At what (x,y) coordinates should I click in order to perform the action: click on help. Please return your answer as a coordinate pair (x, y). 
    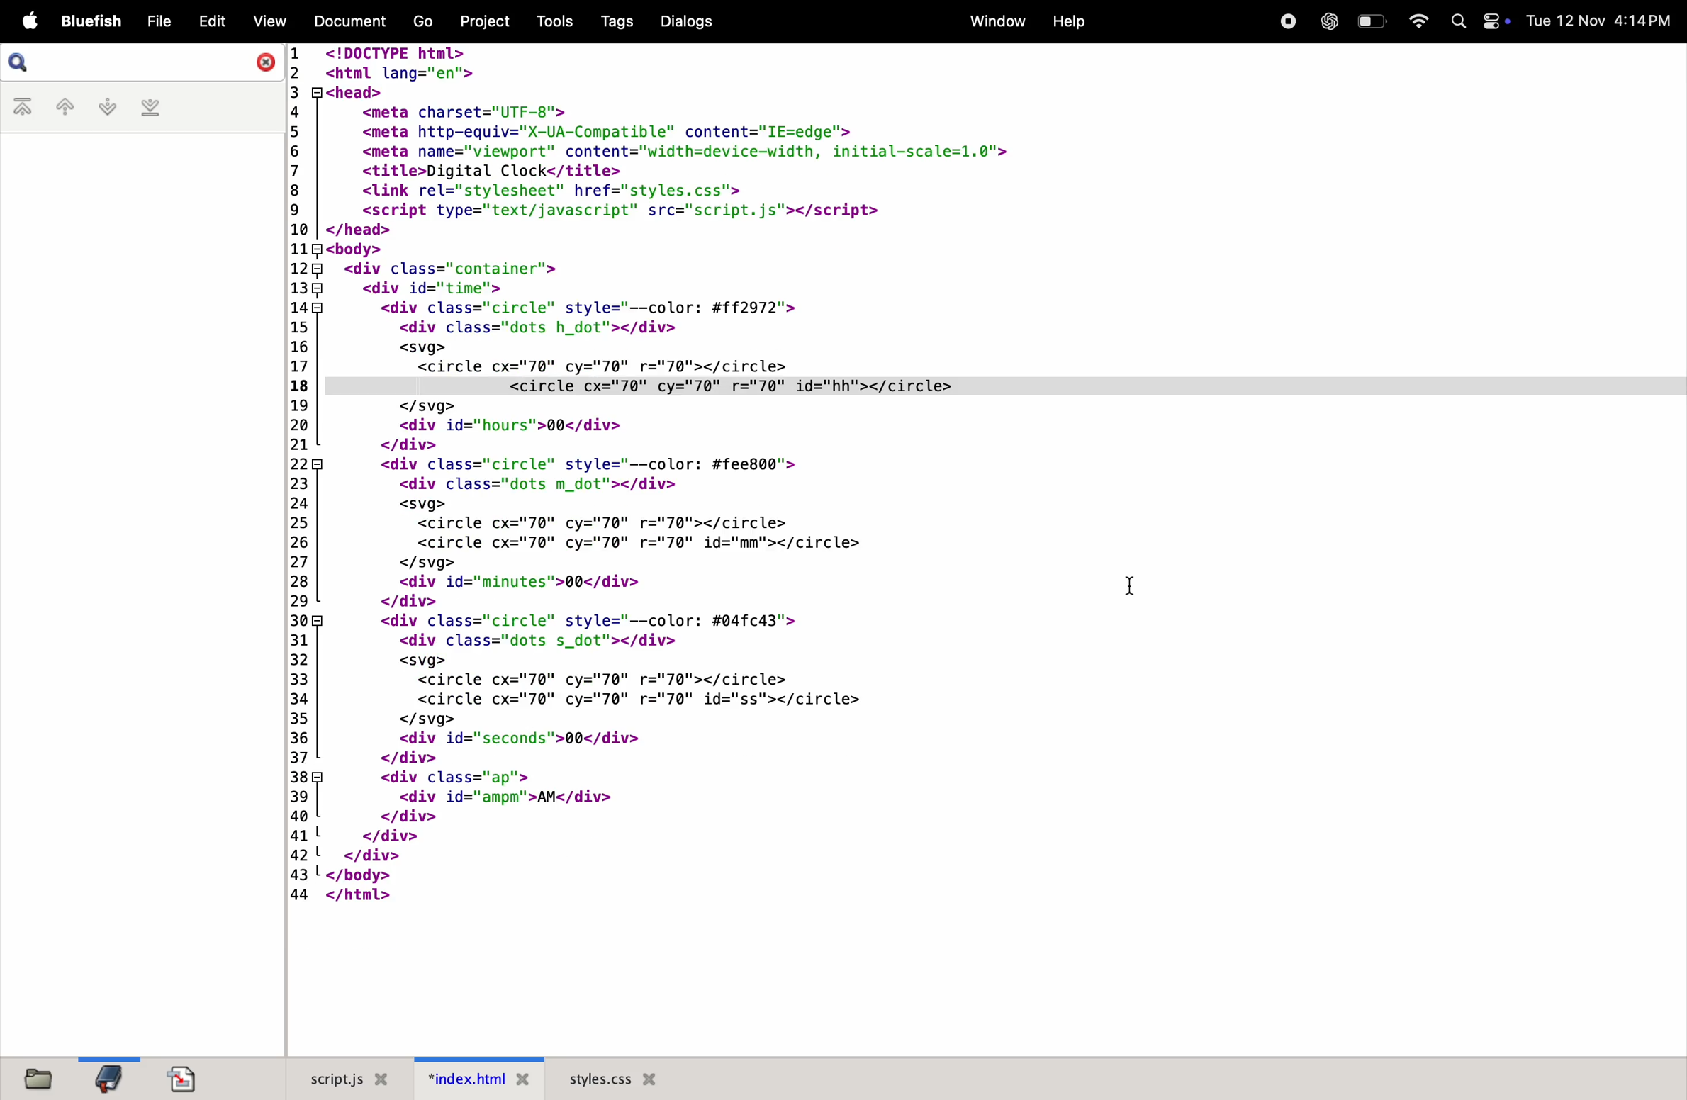
    Looking at the image, I should click on (1067, 23).